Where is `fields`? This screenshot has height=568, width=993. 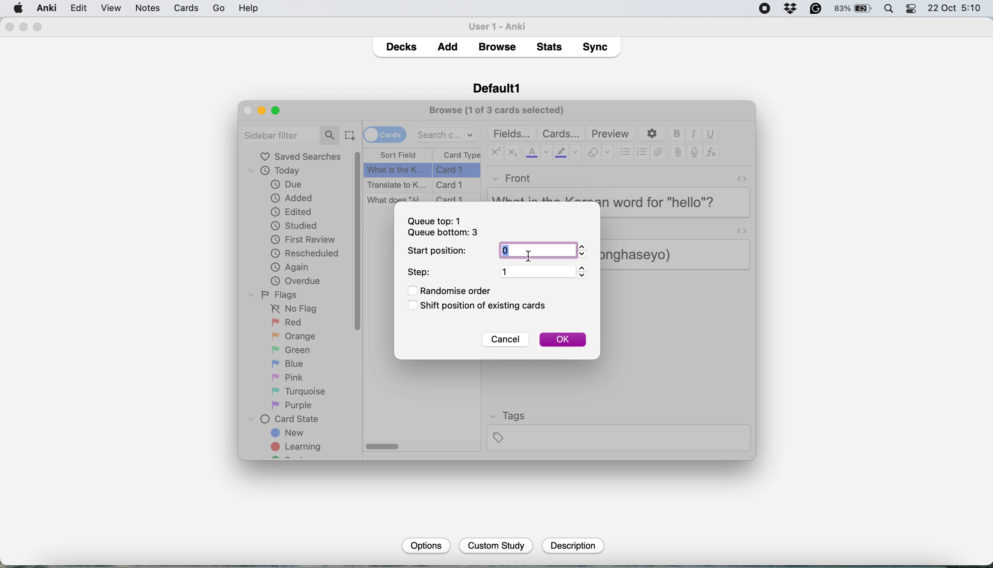 fields is located at coordinates (513, 133).